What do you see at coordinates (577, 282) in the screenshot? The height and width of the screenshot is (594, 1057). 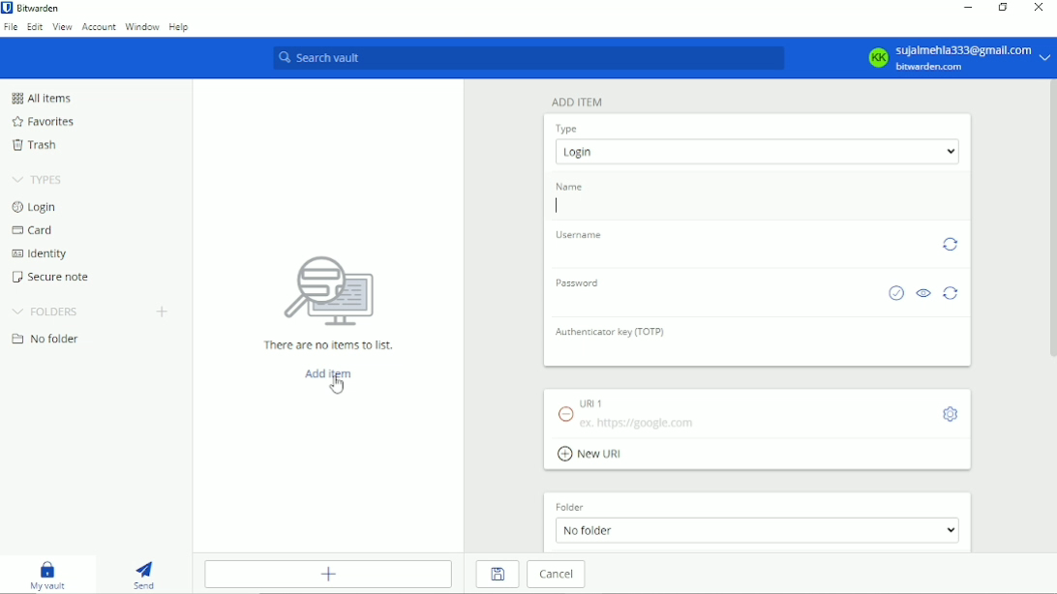 I see `Password` at bounding box center [577, 282].